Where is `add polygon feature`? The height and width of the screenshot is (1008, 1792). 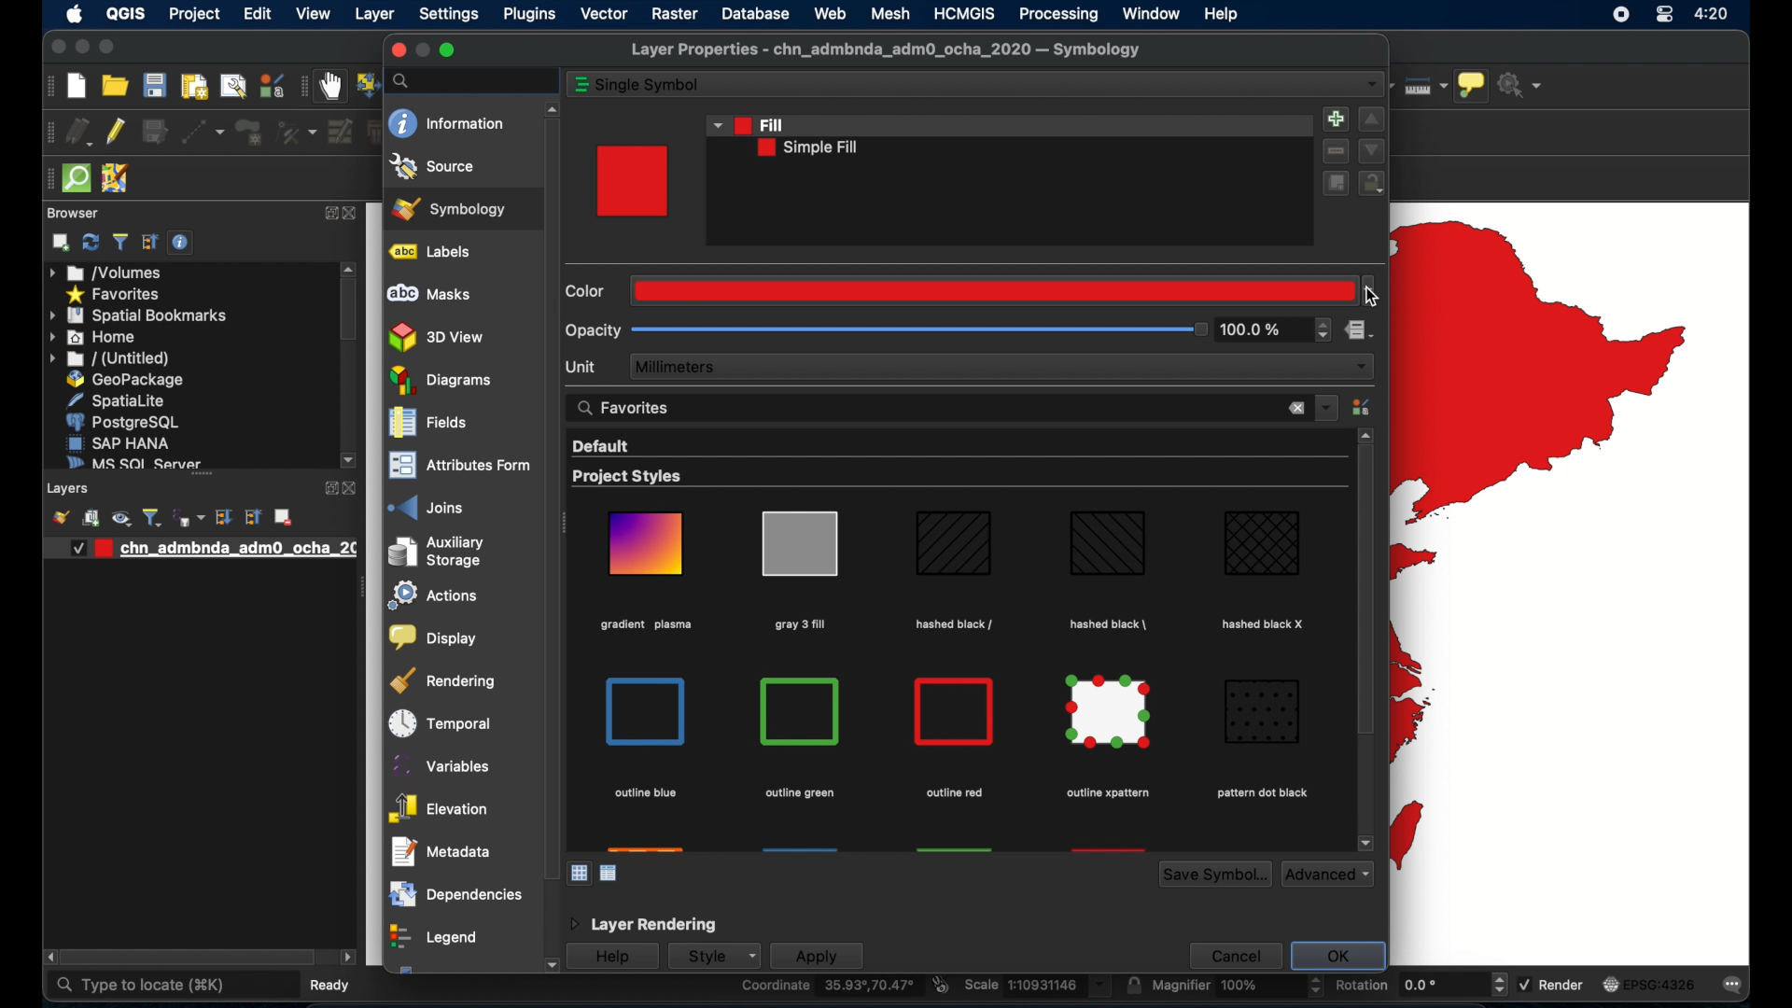
add polygon feature is located at coordinates (251, 133).